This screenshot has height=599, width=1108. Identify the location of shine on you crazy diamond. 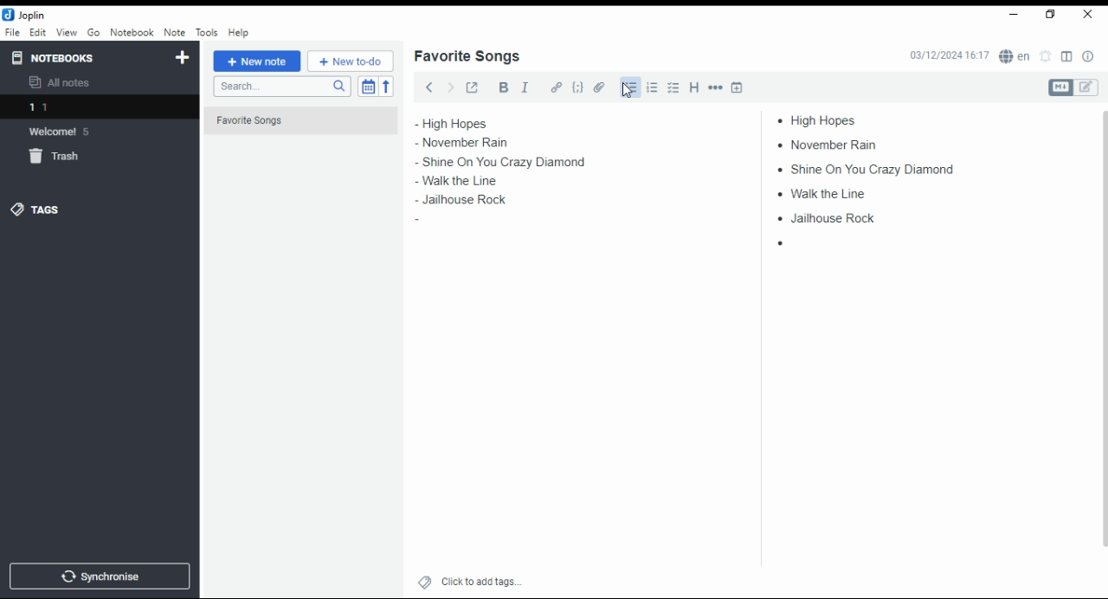
(506, 160).